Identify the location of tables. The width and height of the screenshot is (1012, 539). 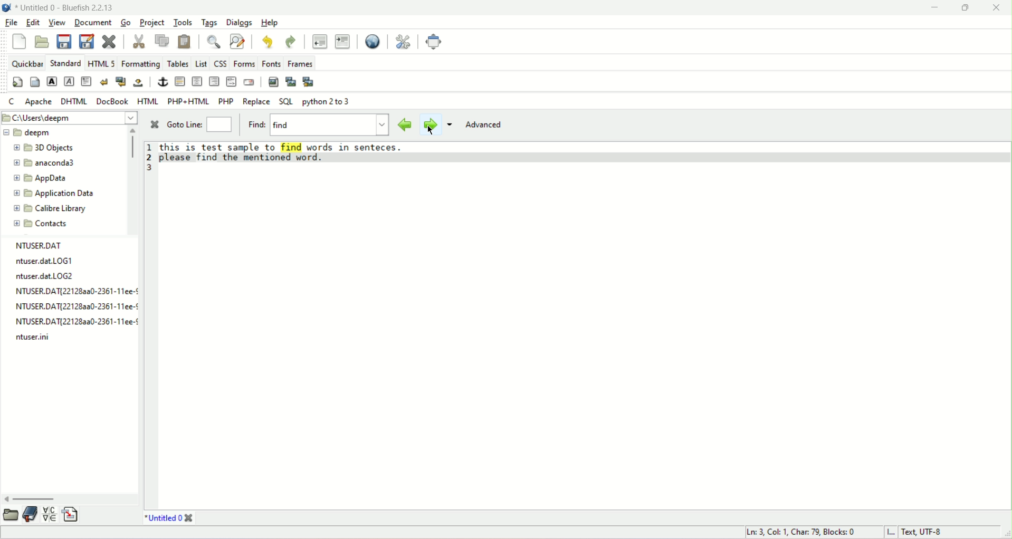
(177, 64).